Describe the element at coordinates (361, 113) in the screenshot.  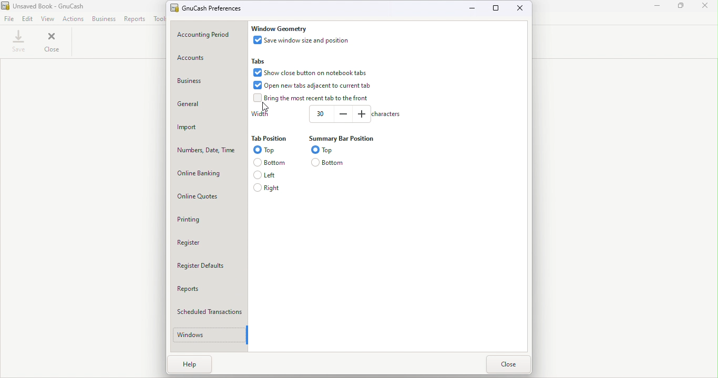
I see `Increase` at that location.